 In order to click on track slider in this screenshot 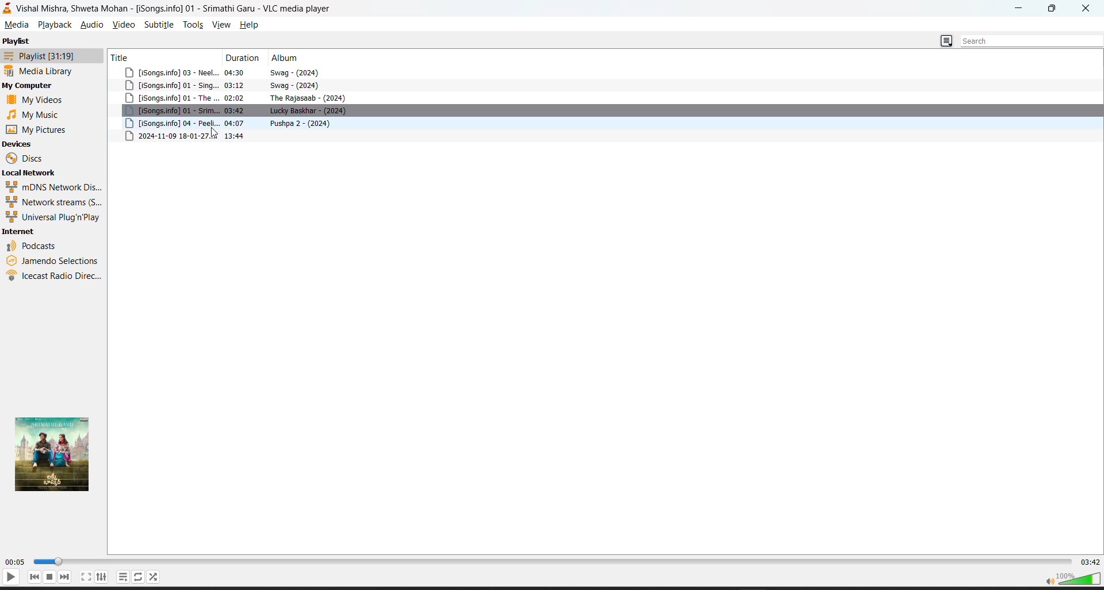, I will do `click(555, 562)`.